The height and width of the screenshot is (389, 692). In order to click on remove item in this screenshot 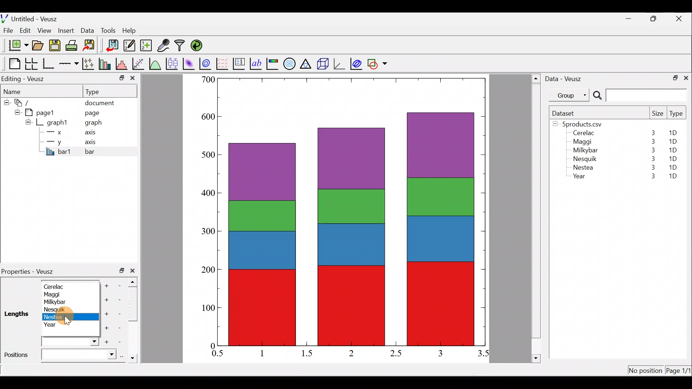, I will do `click(119, 300)`.